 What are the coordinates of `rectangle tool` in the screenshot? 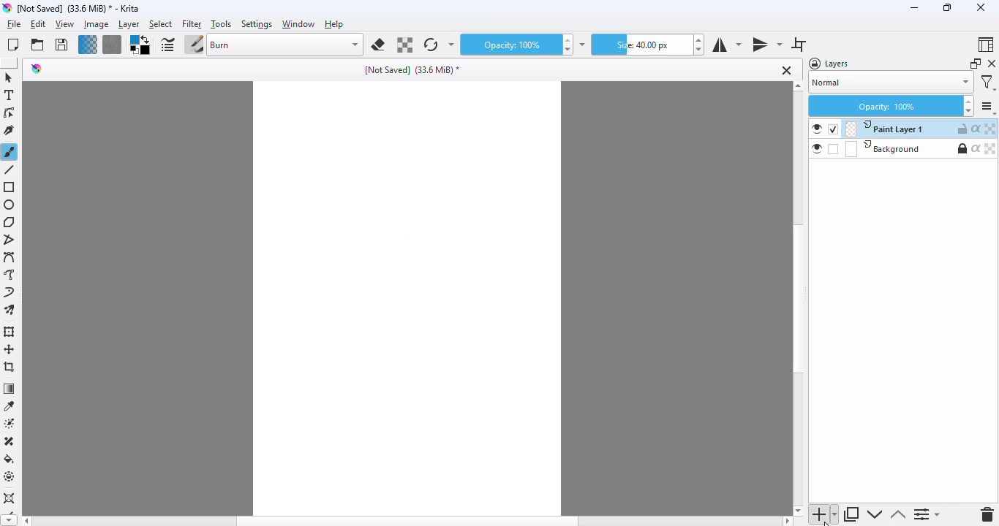 It's located at (10, 188).